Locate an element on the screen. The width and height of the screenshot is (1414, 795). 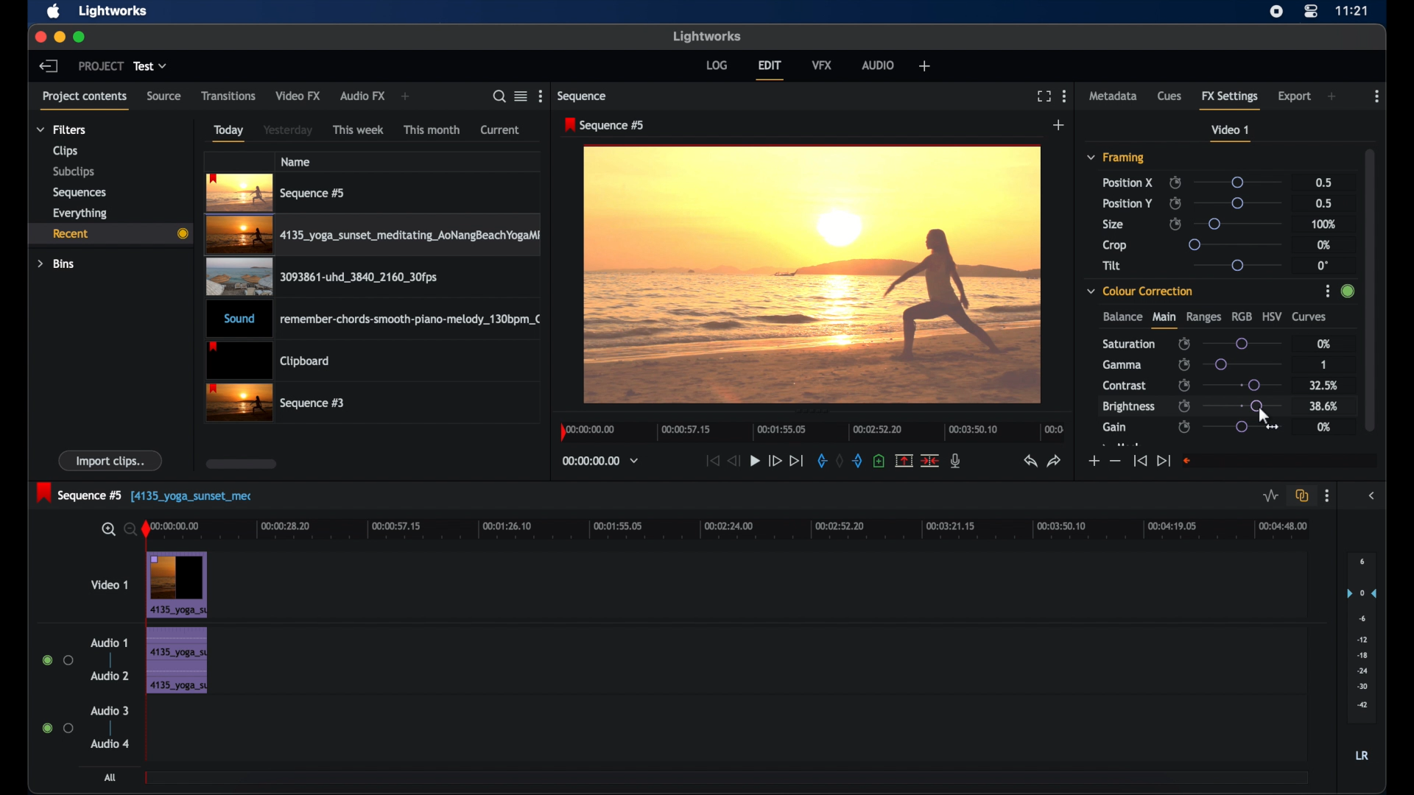
video fx is located at coordinates (298, 96).